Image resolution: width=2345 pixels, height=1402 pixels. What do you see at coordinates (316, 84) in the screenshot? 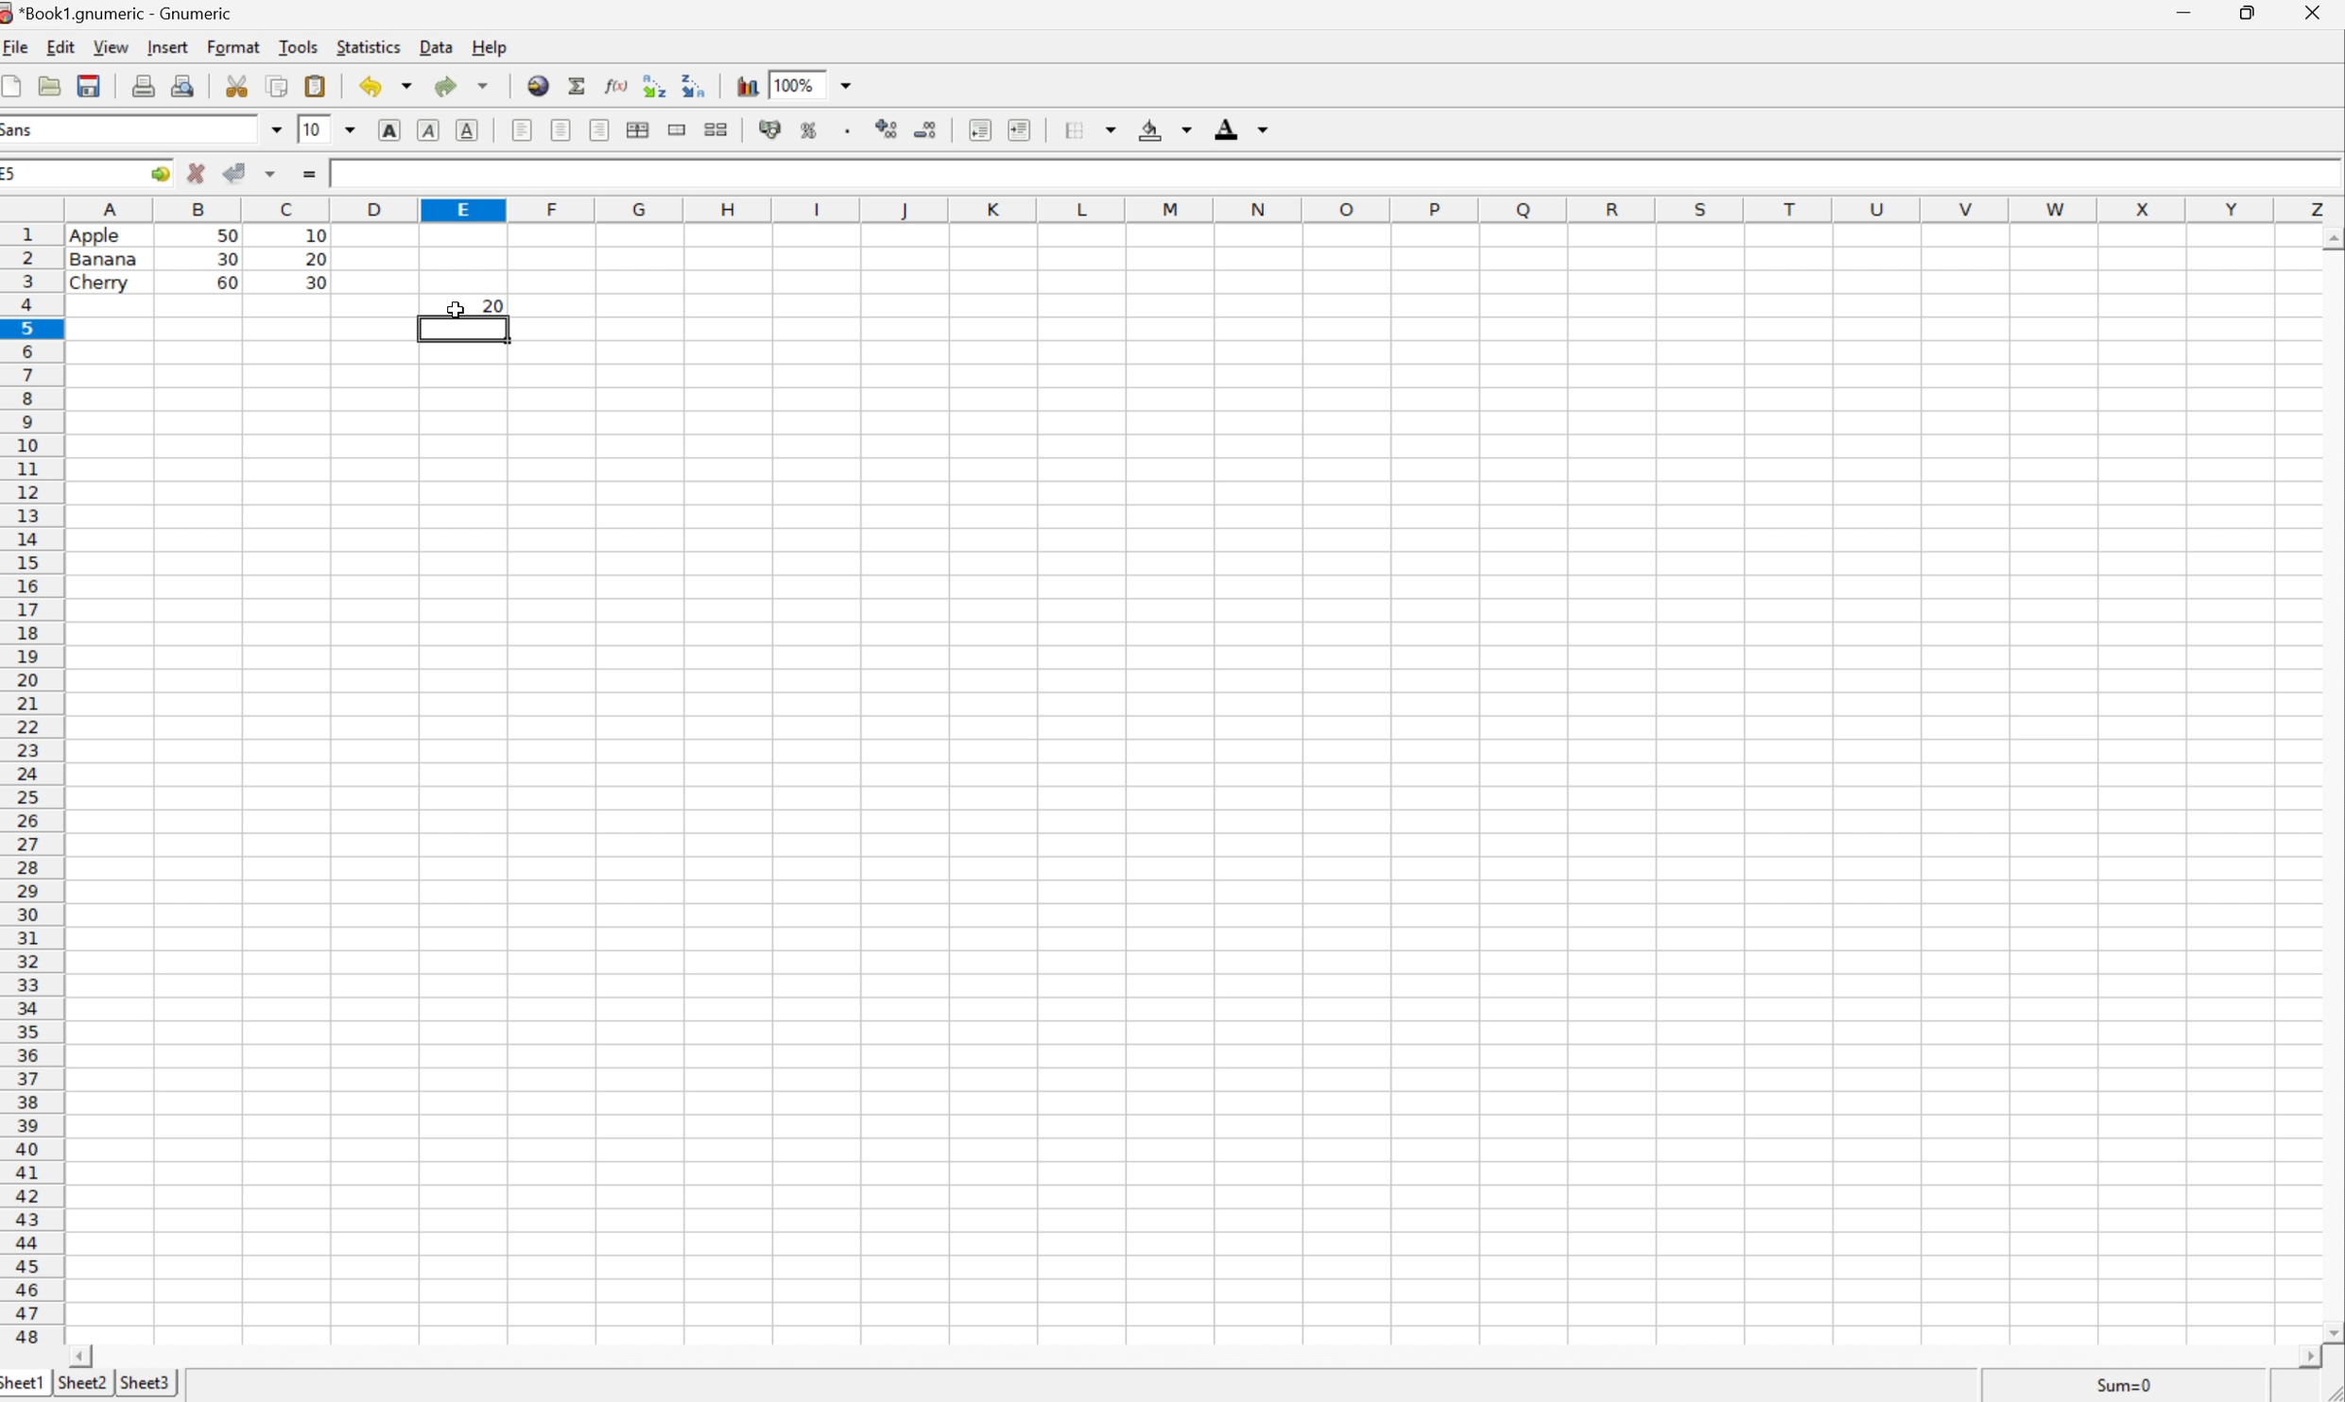
I see `paste` at bounding box center [316, 84].